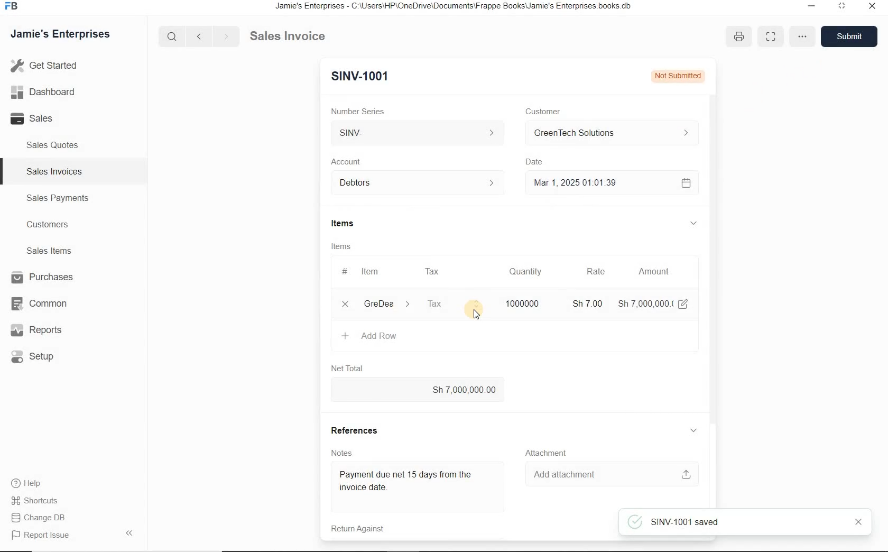  I want to click on Number Series, so click(355, 109).